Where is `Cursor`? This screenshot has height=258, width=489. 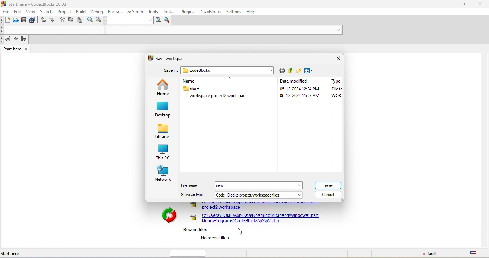 Cursor is located at coordinates (242, 232).